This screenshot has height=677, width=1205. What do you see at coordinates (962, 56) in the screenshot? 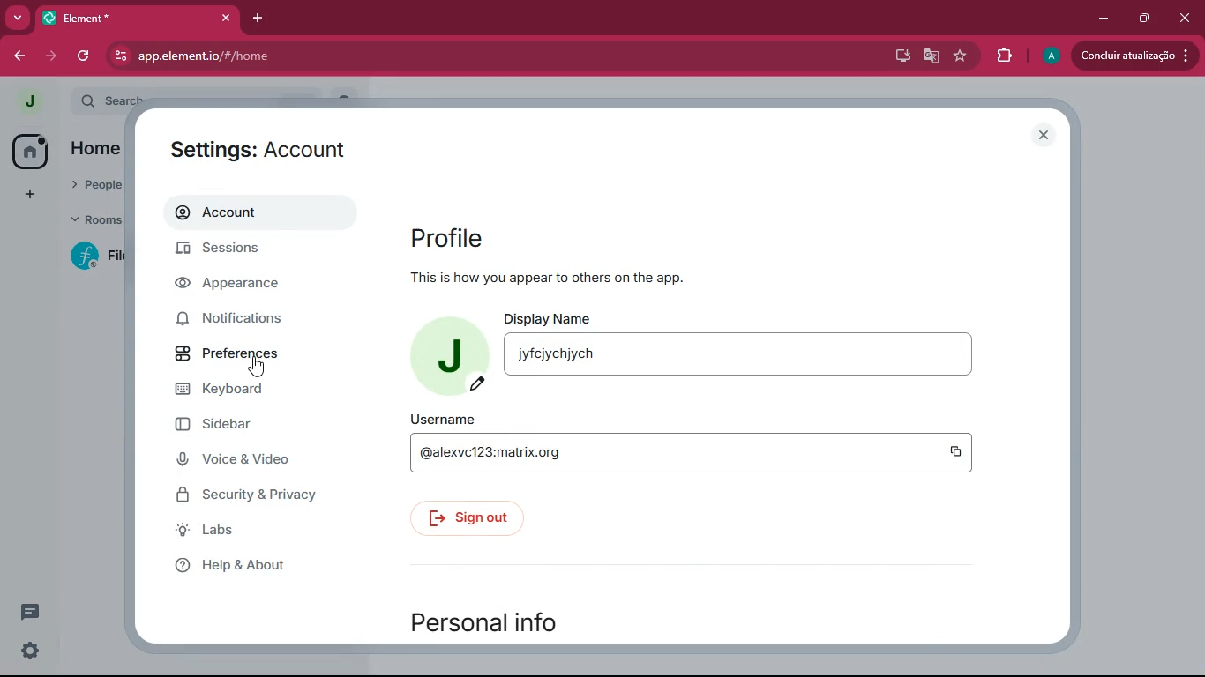
I see `favourite` at bounding box center [962, 56].